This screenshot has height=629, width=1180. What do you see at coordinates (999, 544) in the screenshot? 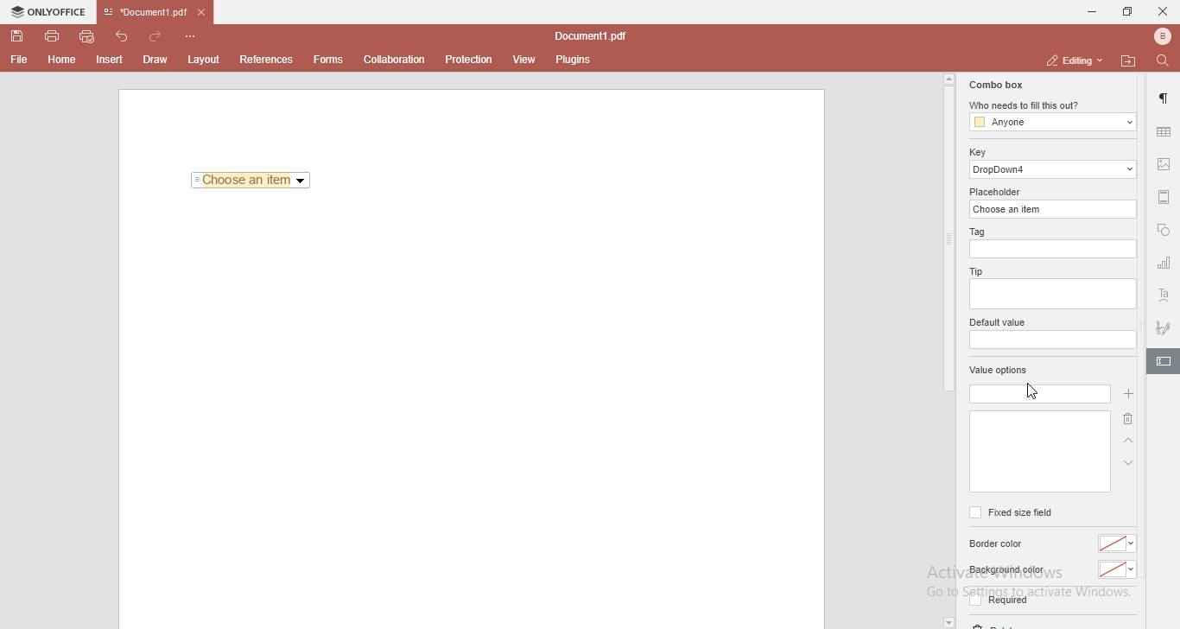
I see `border color` at bounding box center [999, 544].